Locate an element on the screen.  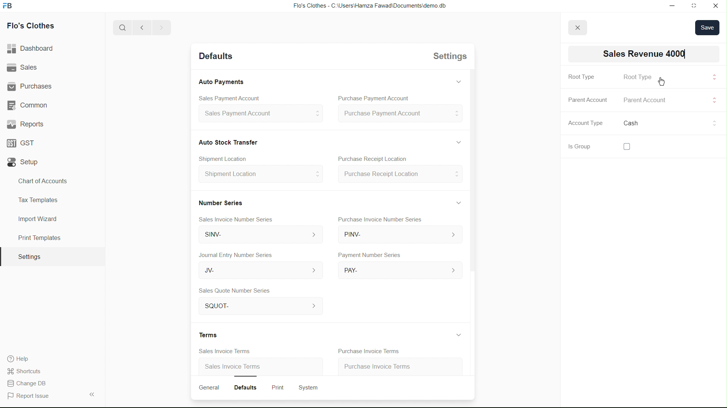
PAY- is located at coordinates (400, 269).